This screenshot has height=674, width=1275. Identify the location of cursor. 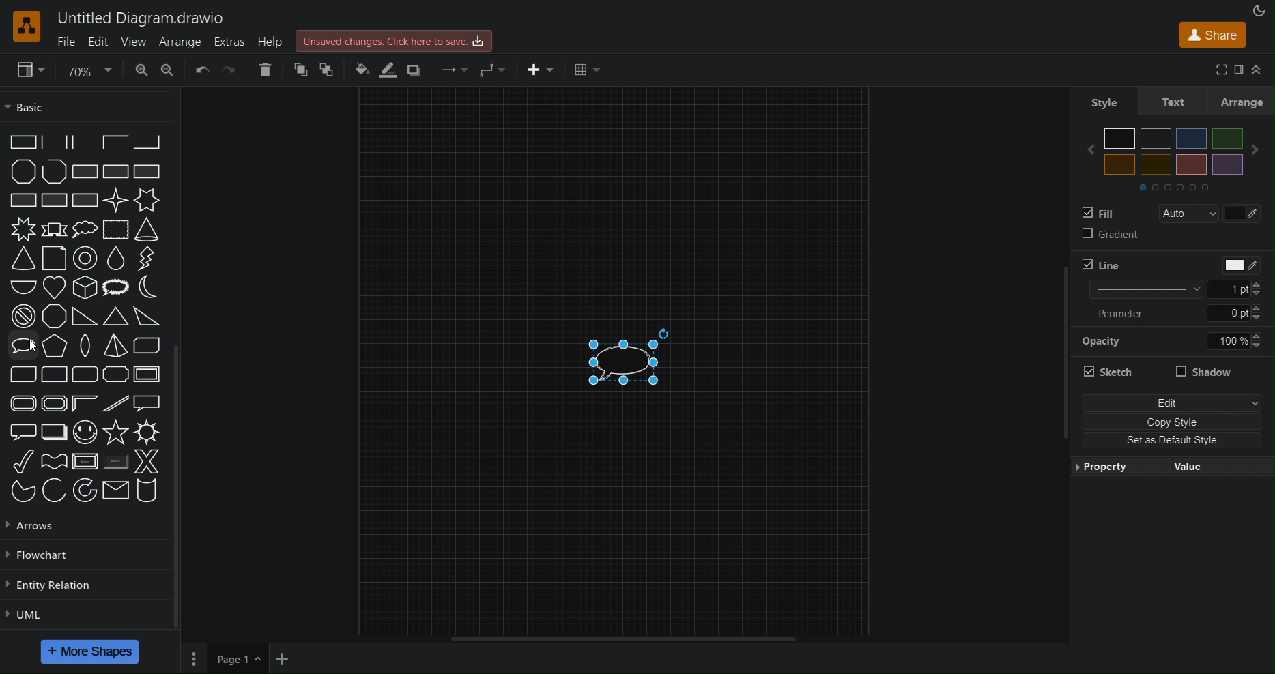
(34, 347).